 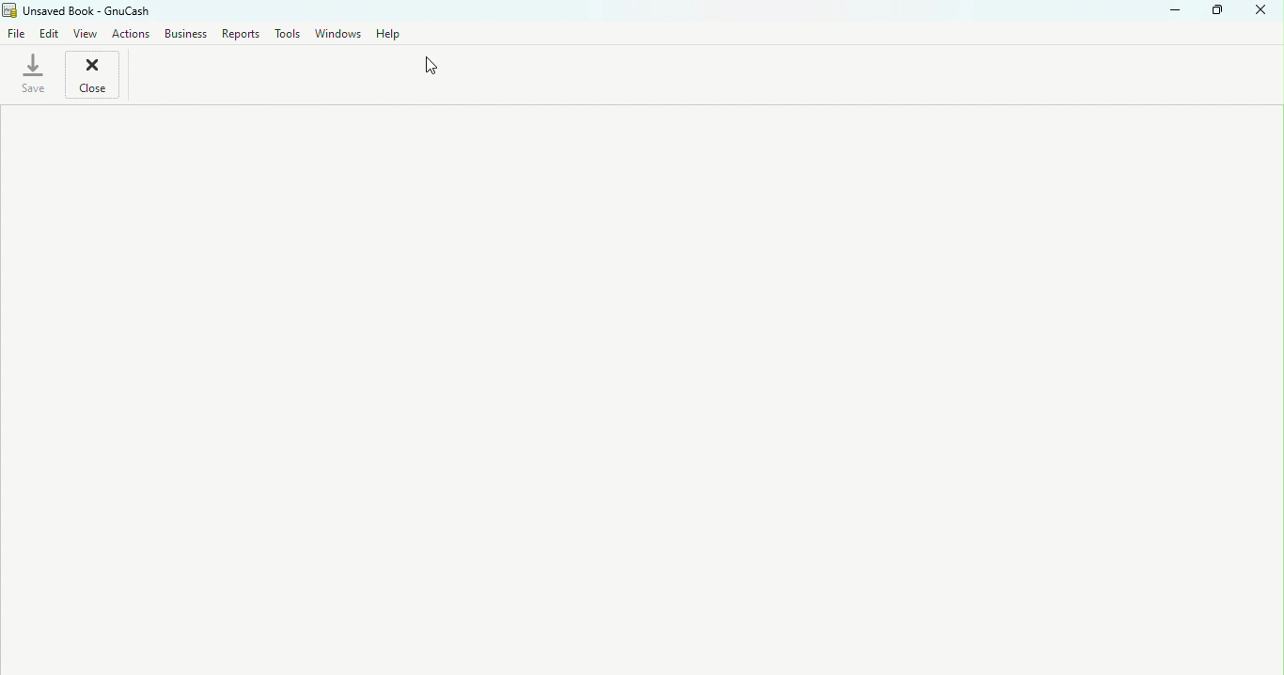 I want to click on Save, so click(x=36, y=78).